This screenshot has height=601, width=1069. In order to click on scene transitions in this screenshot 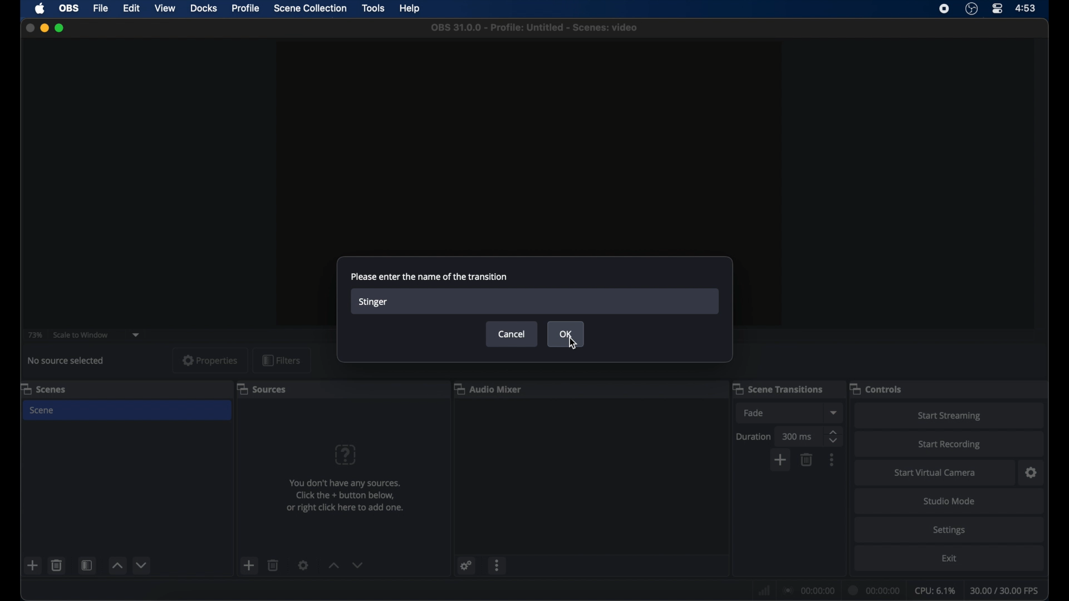, I will do `click(778, 388)`.